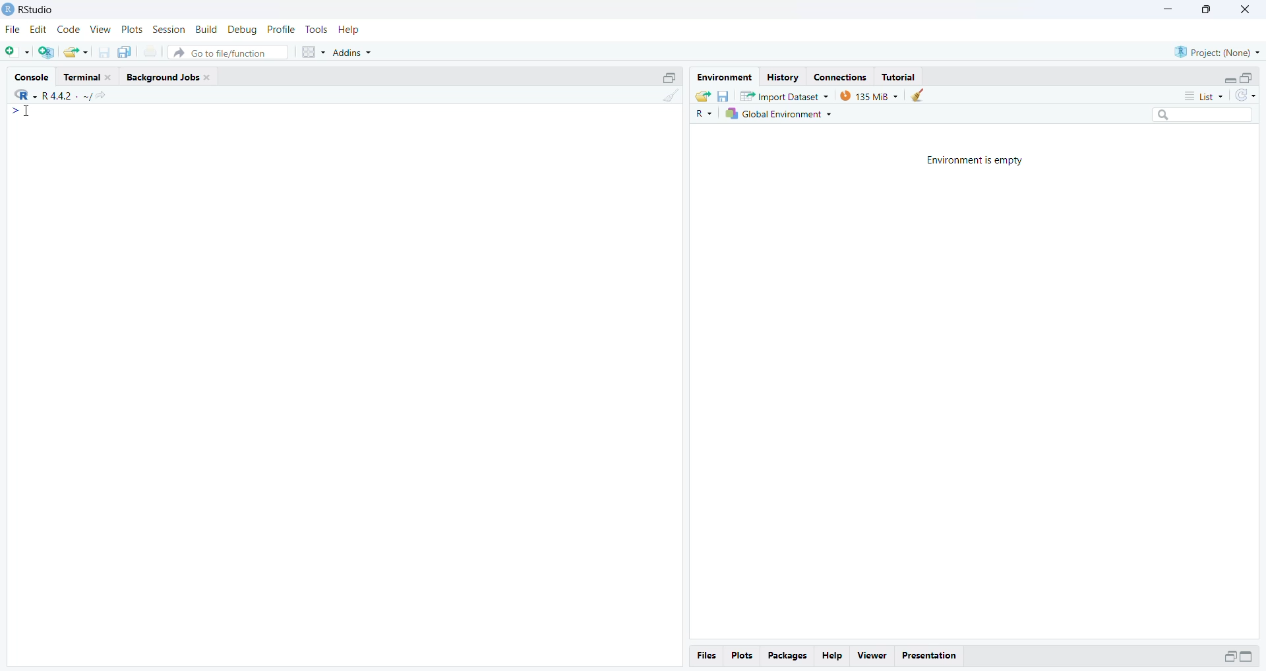 This screenshot has width=1266, height=671. What do you see at coordinates (282, 29) in the screenshot?
I see `Profile` at bounding box center [282, 29].